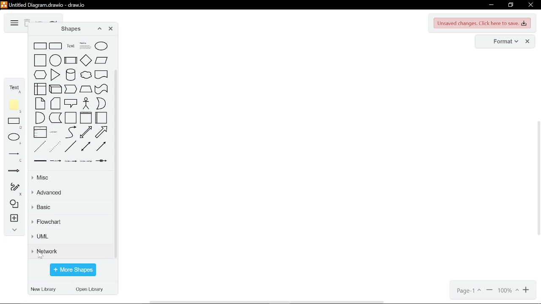 This screenshot has width=541, height=304. I want to click on process, so click(71, 60).